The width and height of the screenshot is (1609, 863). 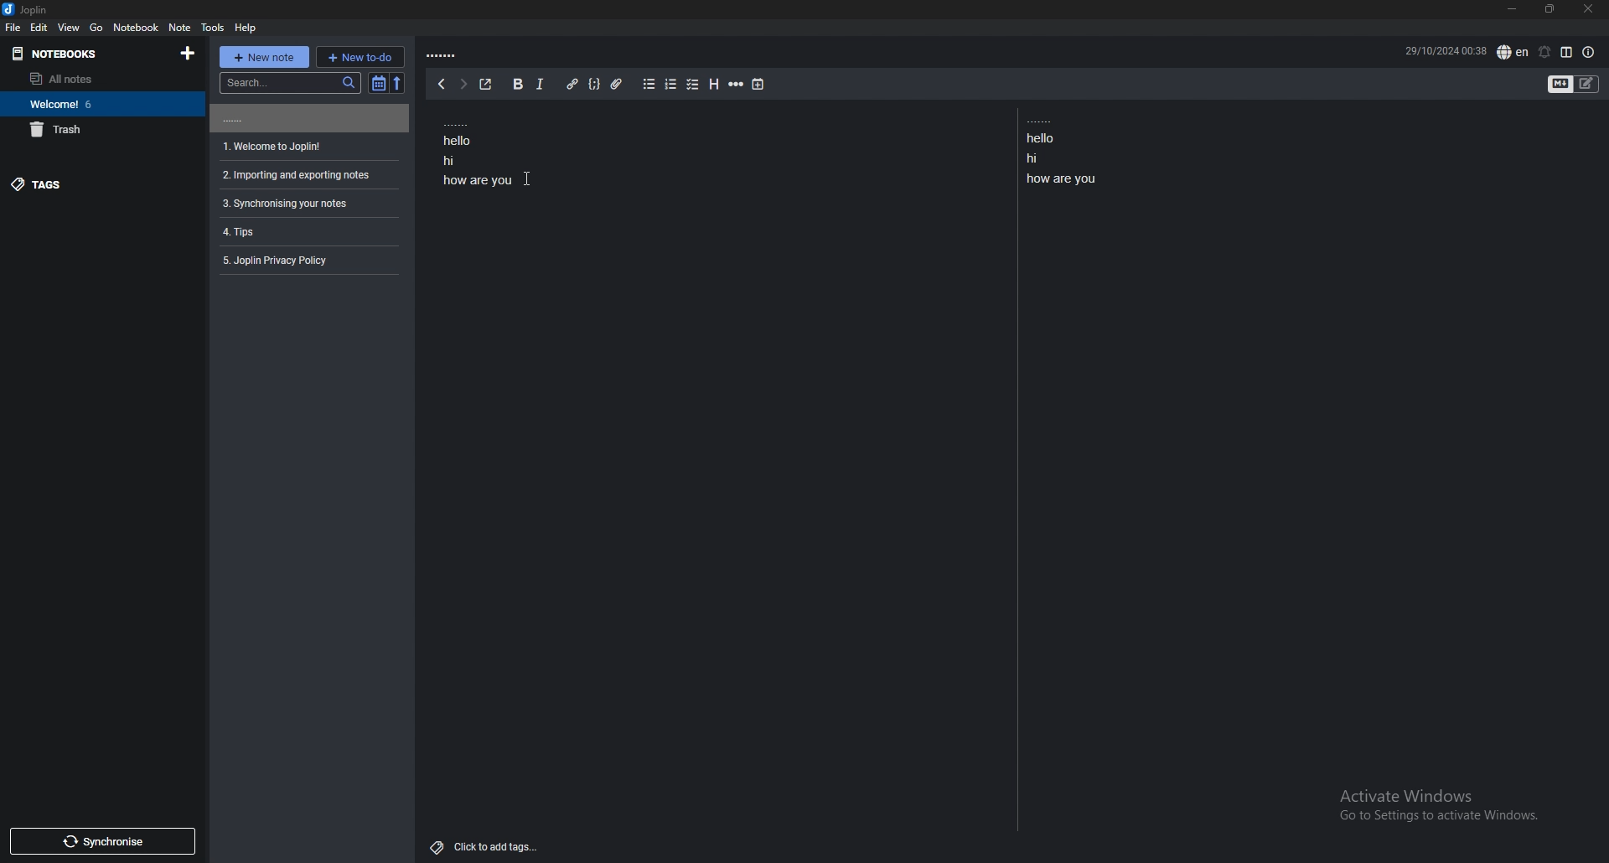 What do you see at coordinates (1514, 52) in the screenshot?
I see `spell check` at bounding box center [1514, 52].